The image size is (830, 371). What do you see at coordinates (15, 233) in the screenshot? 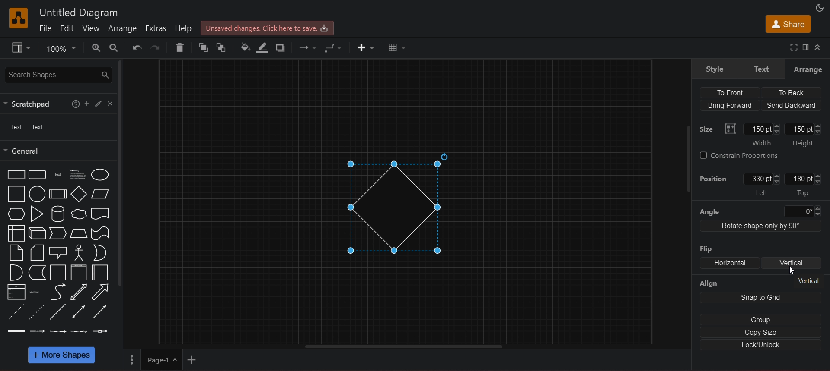
I see `internal storage` at bounding box center [15, 233].